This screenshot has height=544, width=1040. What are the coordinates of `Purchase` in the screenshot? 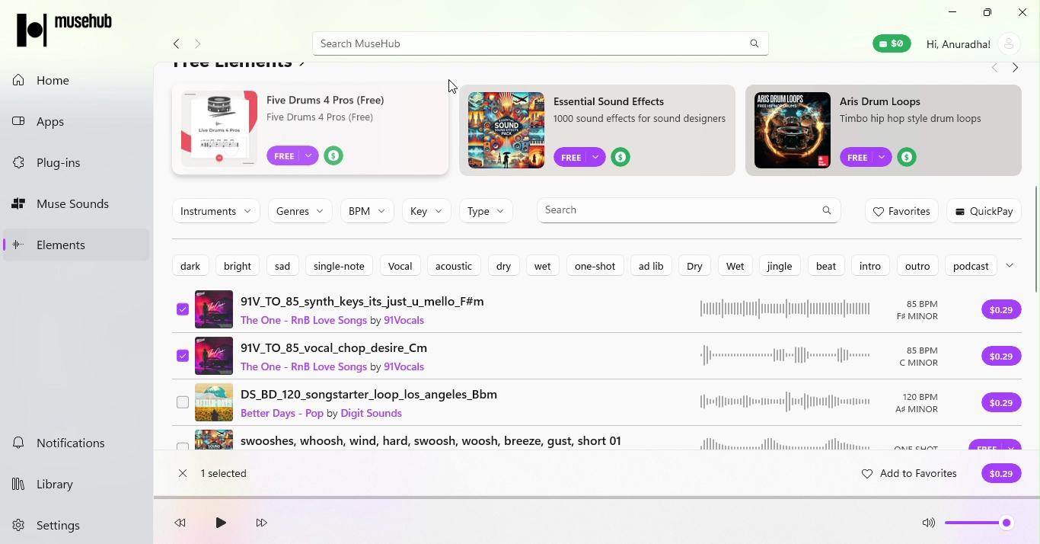 It's located at (1003, 357).